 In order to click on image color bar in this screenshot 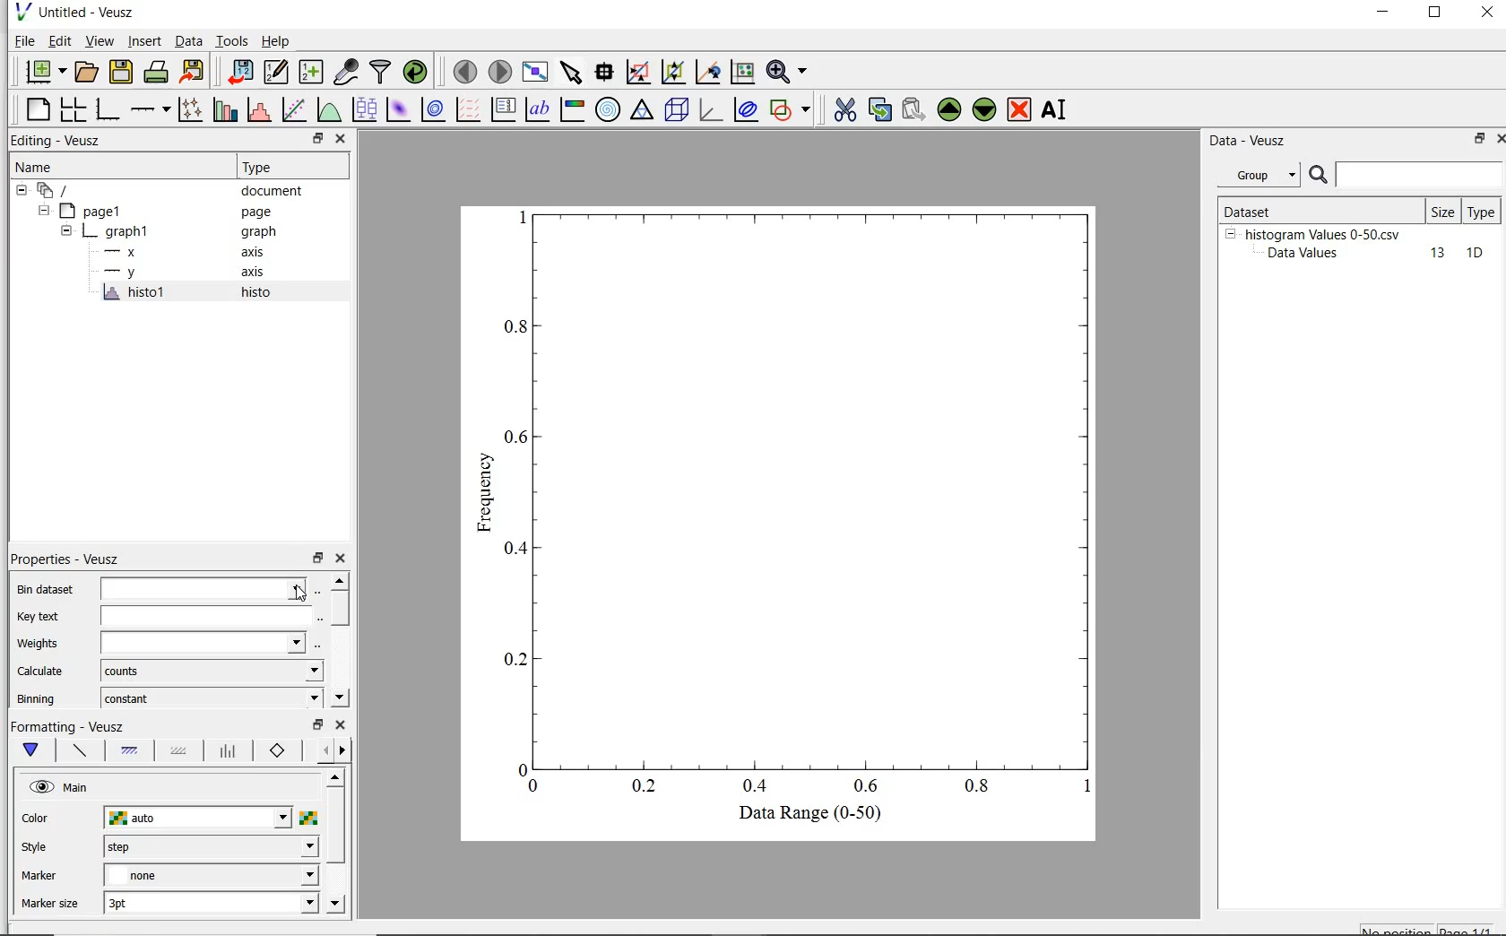, I will do `click(574, 109)`.